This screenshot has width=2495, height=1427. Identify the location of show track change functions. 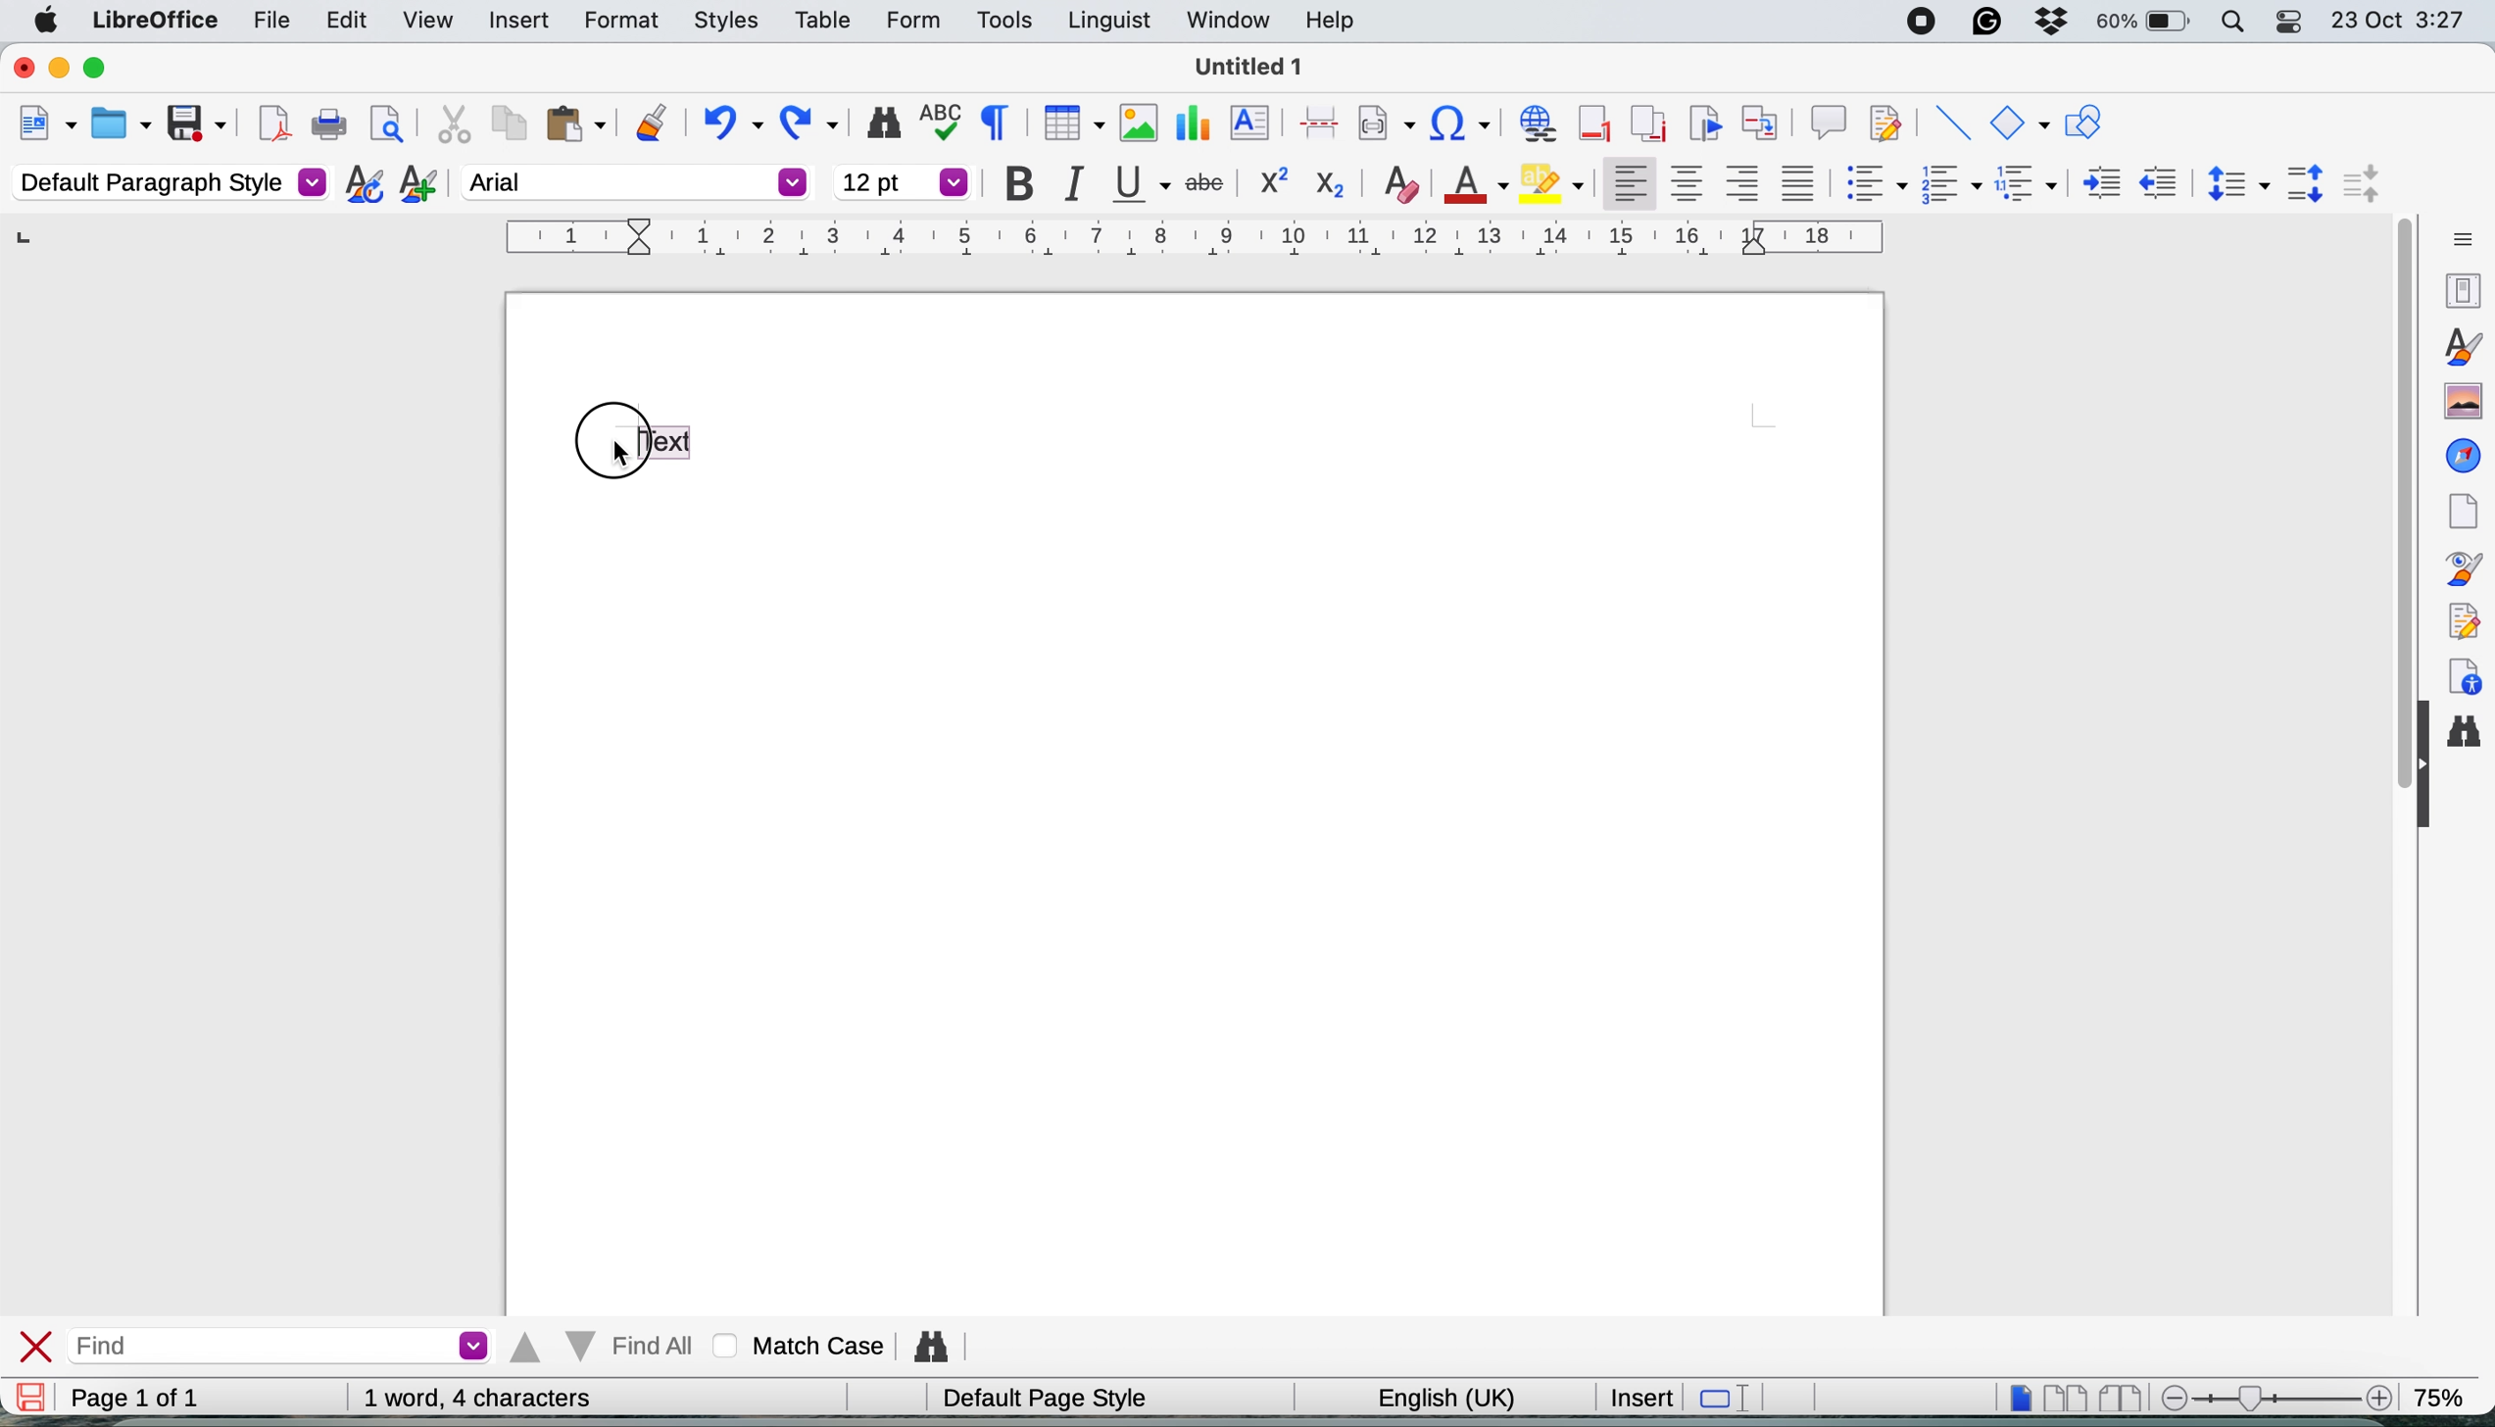
(1889, 124).